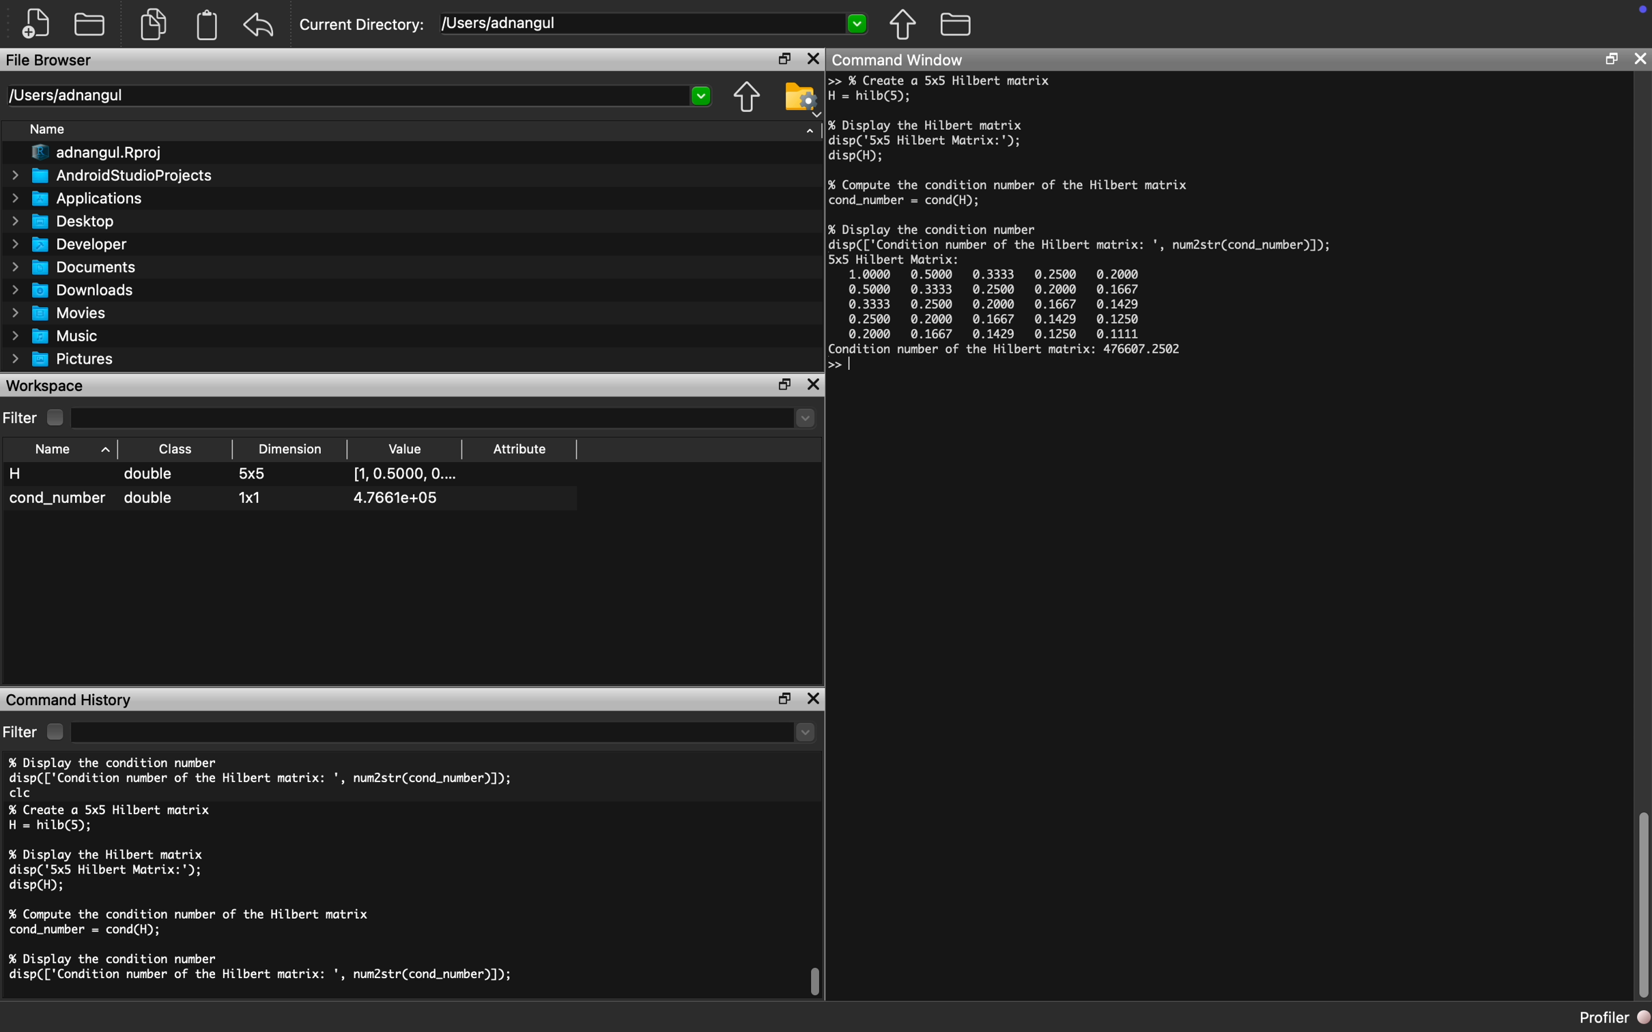  I want to click on % Compute the condition number of the Hilbert matrix
cond_number = cond(H);, so click(196, 923).